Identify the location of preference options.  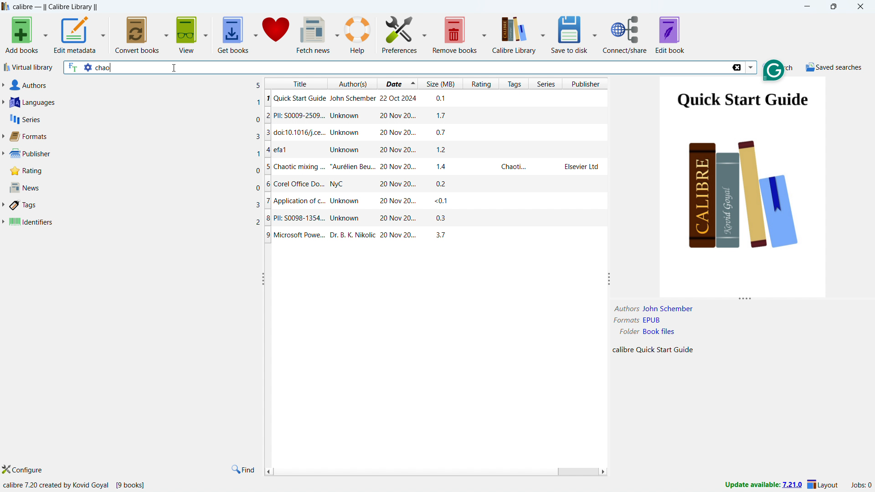
(424, 34).